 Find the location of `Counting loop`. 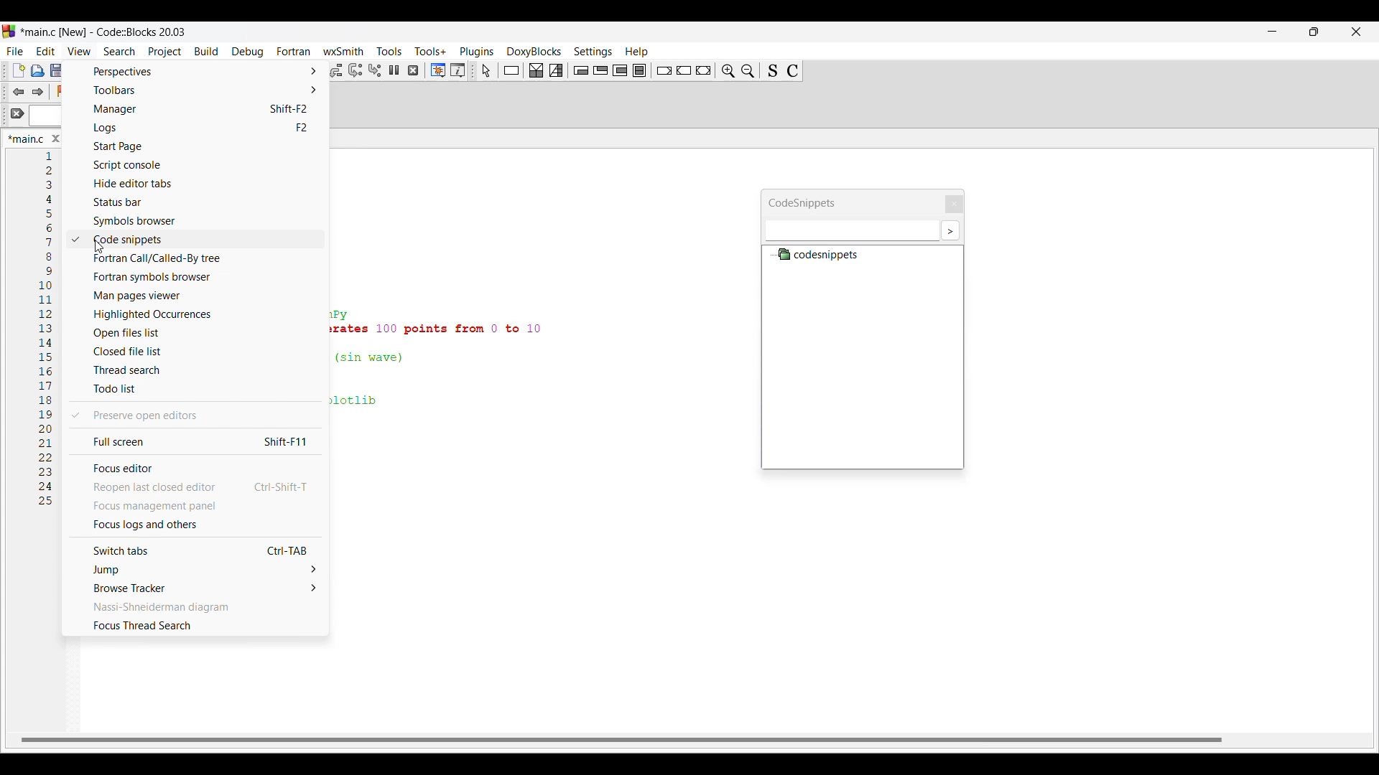

Counting loop is located at coordinates (620, 70).